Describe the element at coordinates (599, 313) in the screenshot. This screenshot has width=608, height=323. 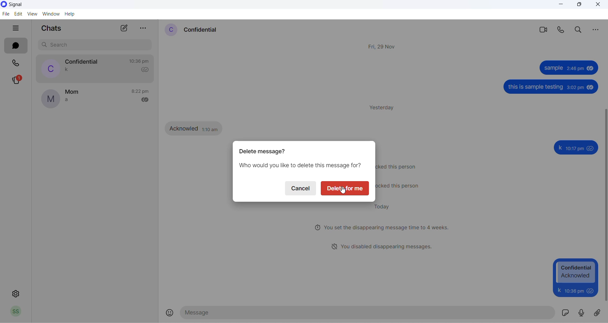
I see `share attachment` at that location.